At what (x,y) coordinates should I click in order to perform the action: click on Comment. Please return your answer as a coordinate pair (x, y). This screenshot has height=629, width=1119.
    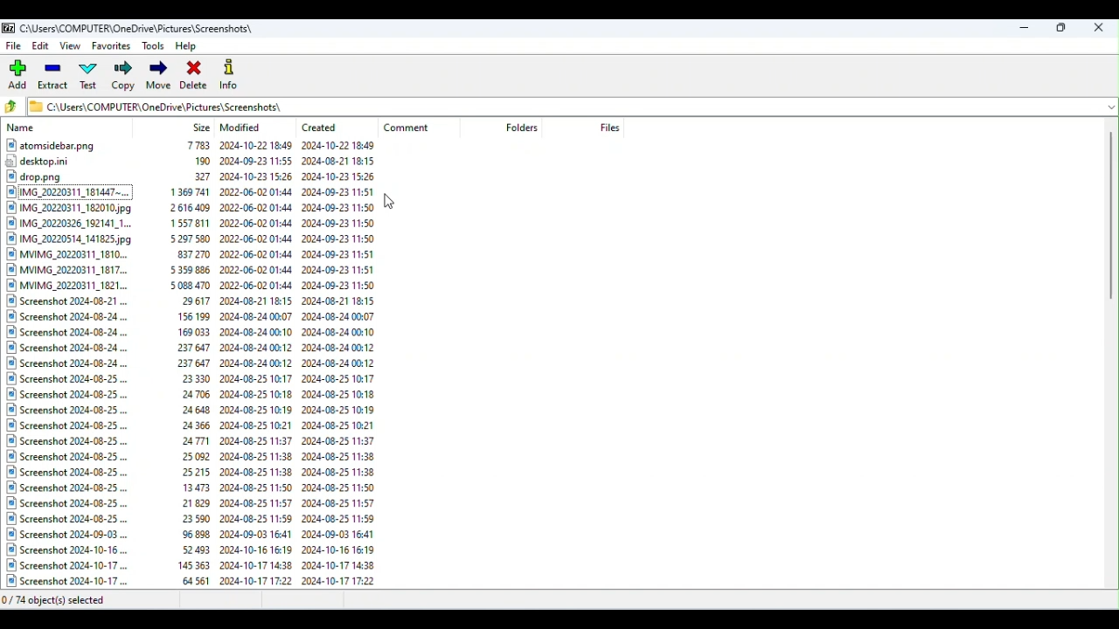
    Looking at the image, I should click on (414, 128).